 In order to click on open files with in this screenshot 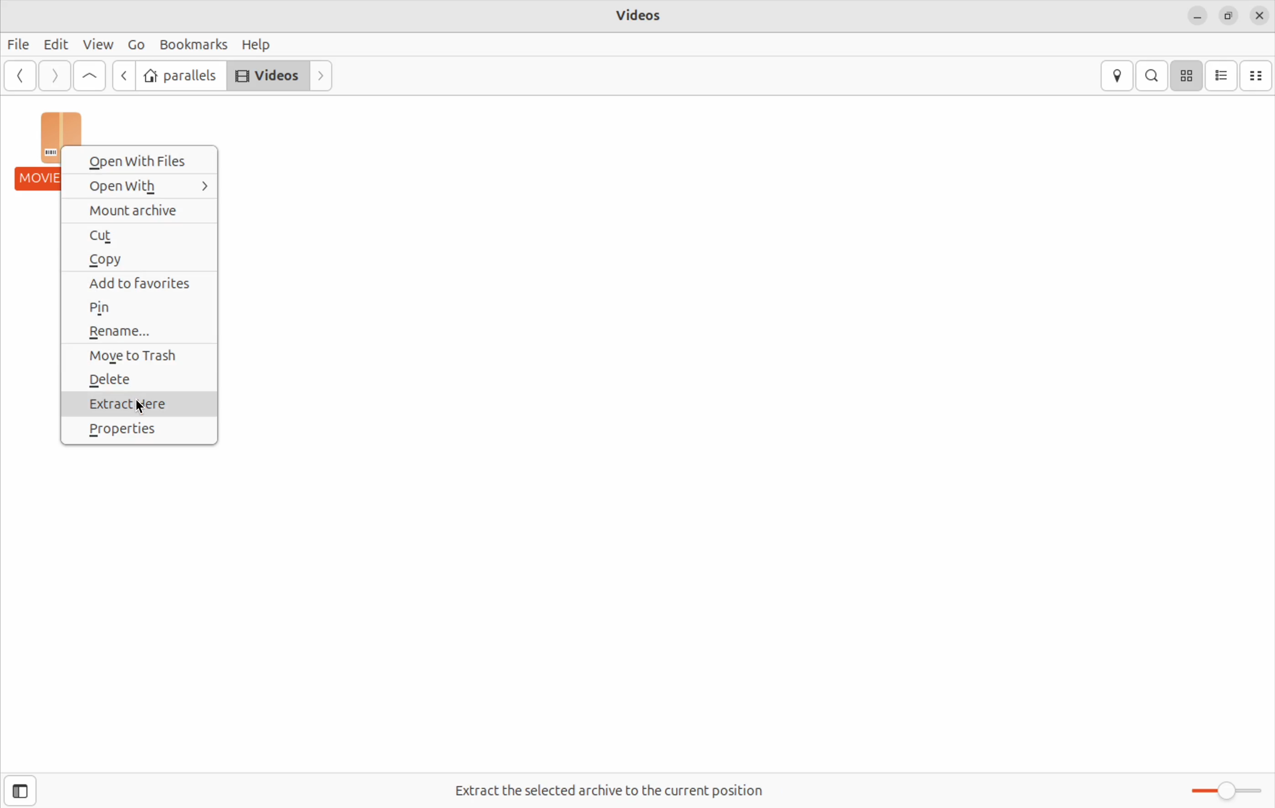, I will do `click(145, 159)`.